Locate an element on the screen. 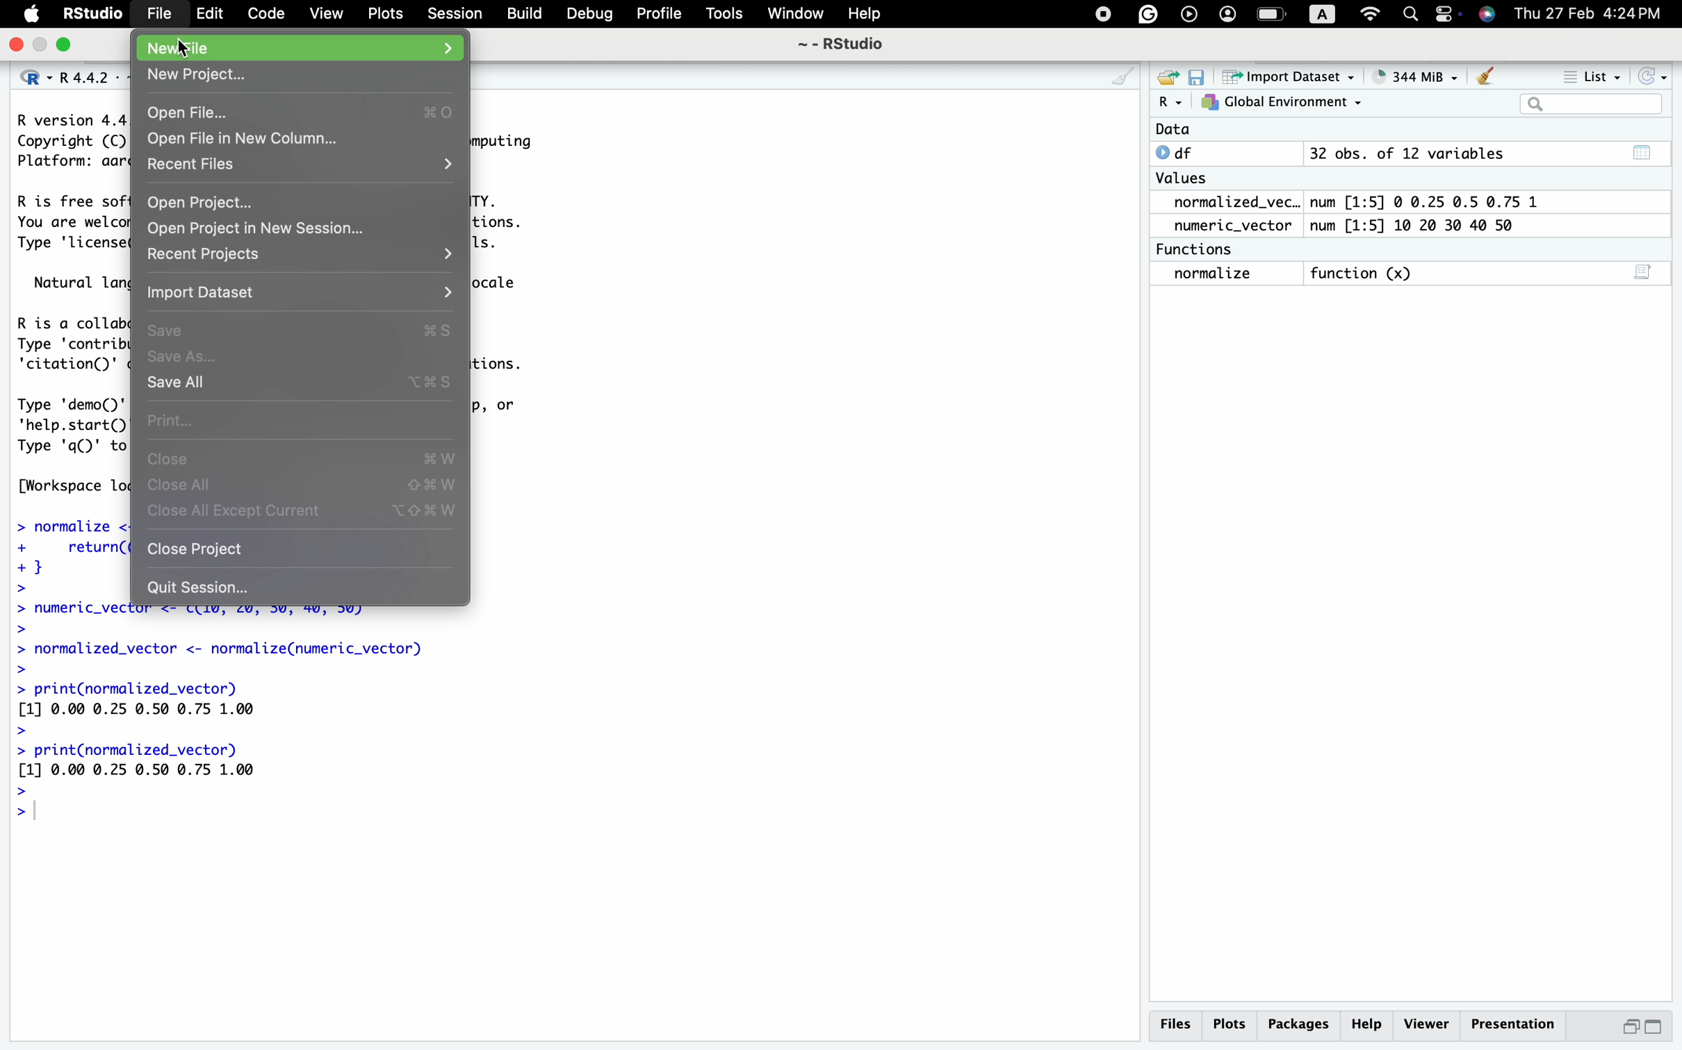  List is located at coordinates (1591, 76).